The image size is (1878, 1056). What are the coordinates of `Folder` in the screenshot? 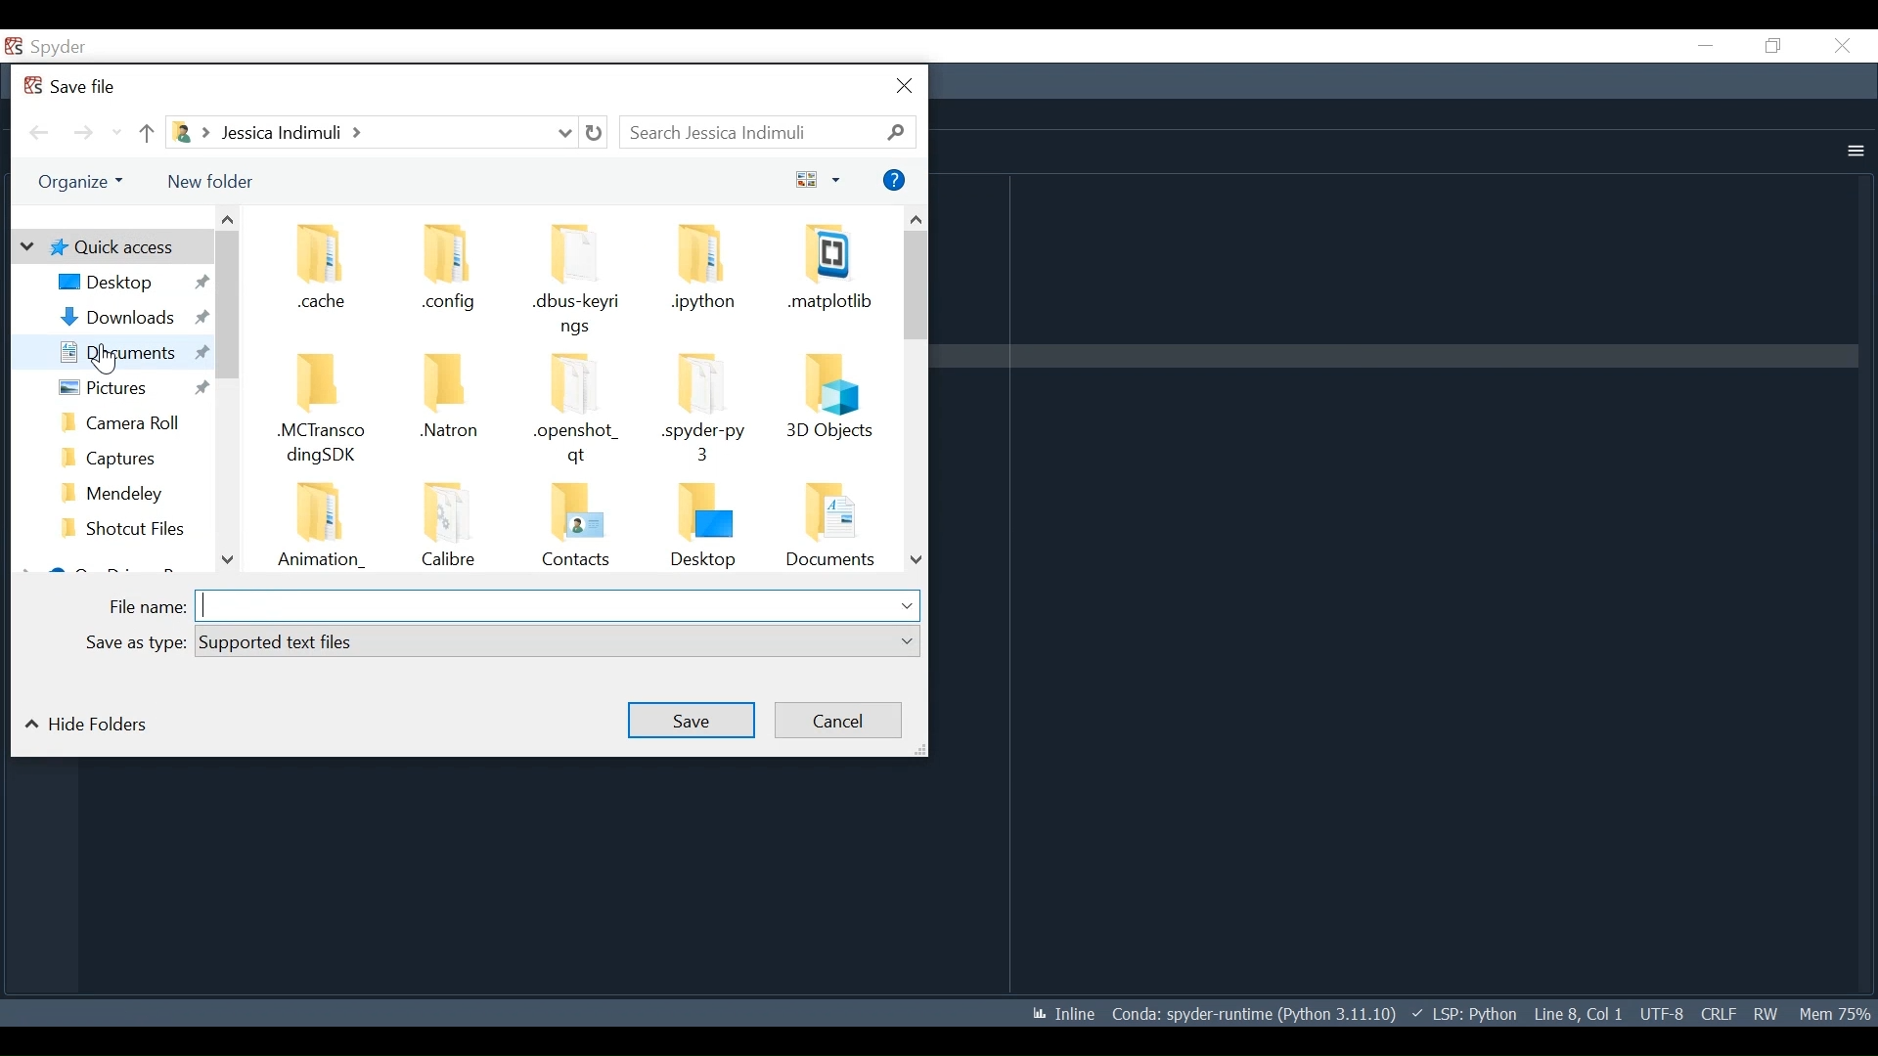 It's located at (828, 276).